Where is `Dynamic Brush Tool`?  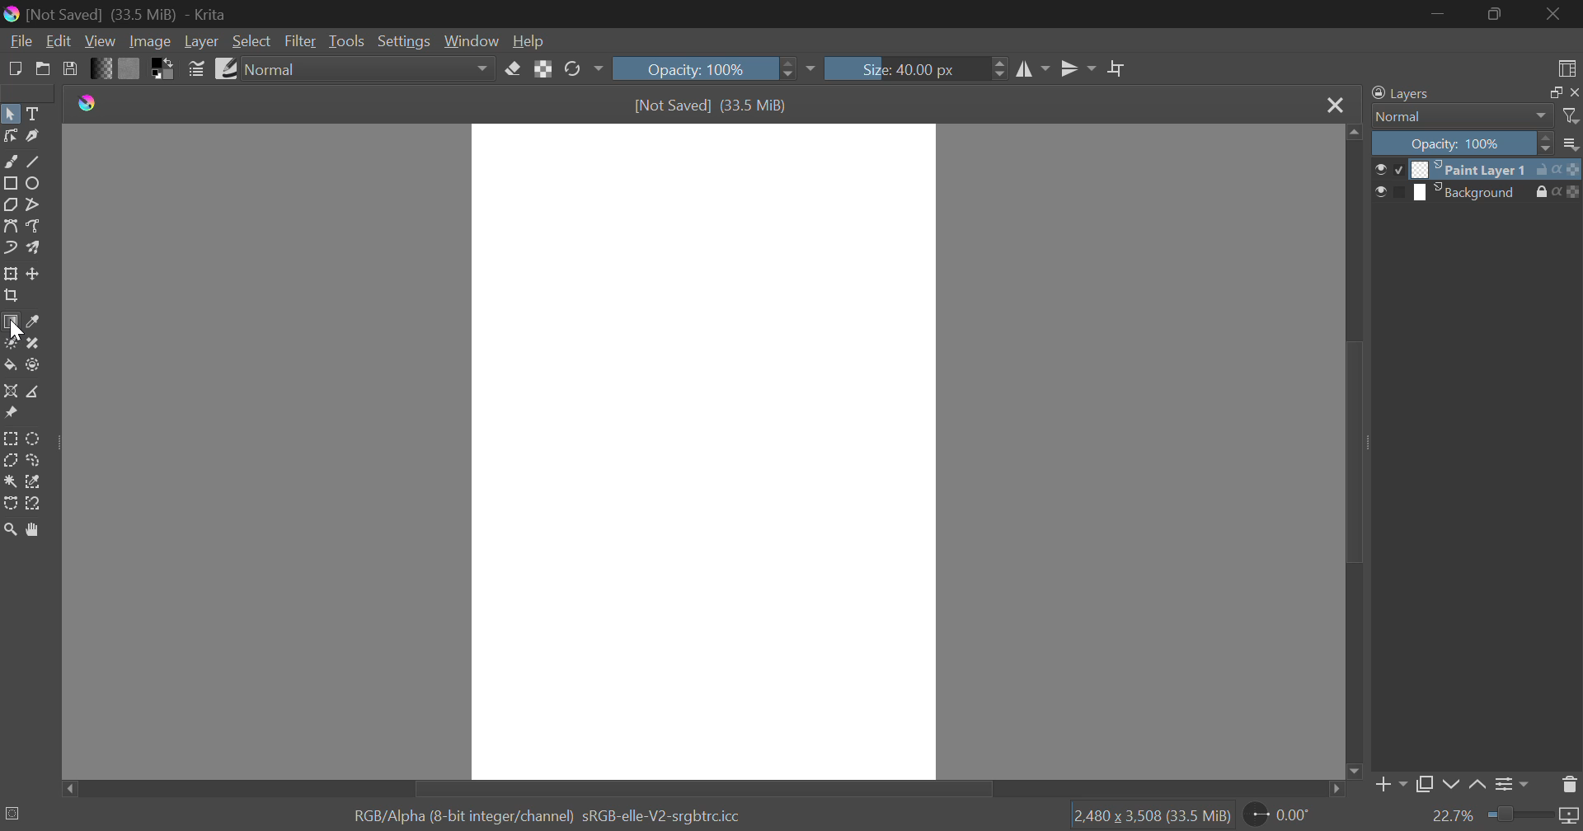 Dynamic Brush Tool is located at coordinates (10, 249).